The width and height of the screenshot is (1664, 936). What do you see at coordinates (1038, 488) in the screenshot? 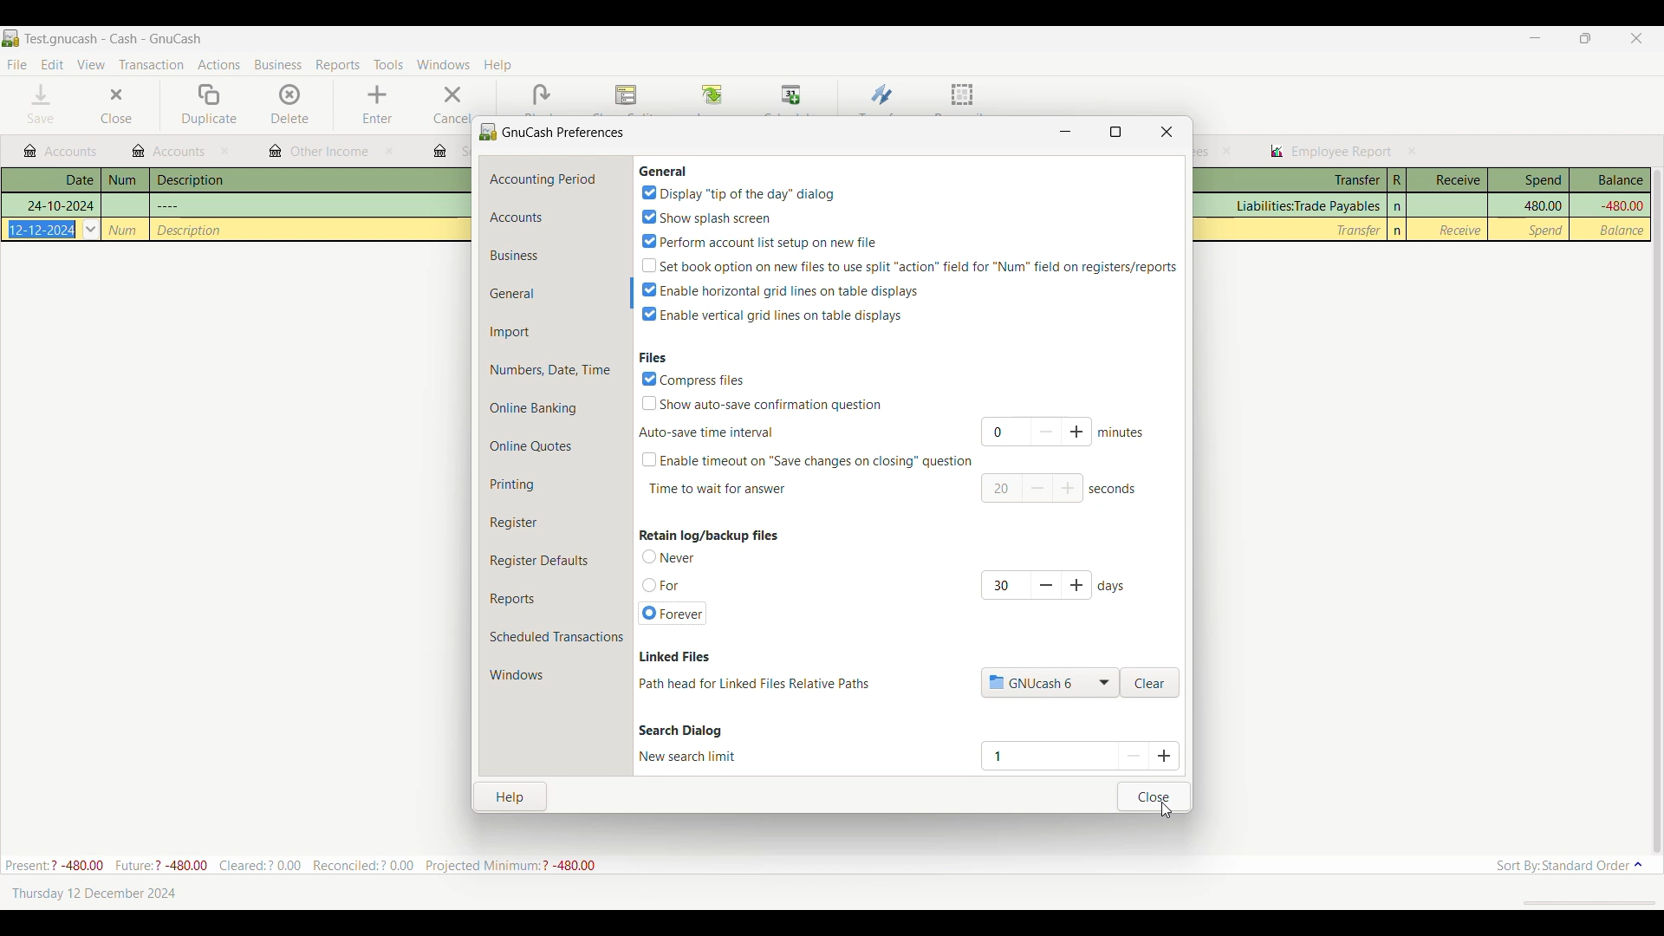
I see `Subtract ` at bounding box center [1038, 488].